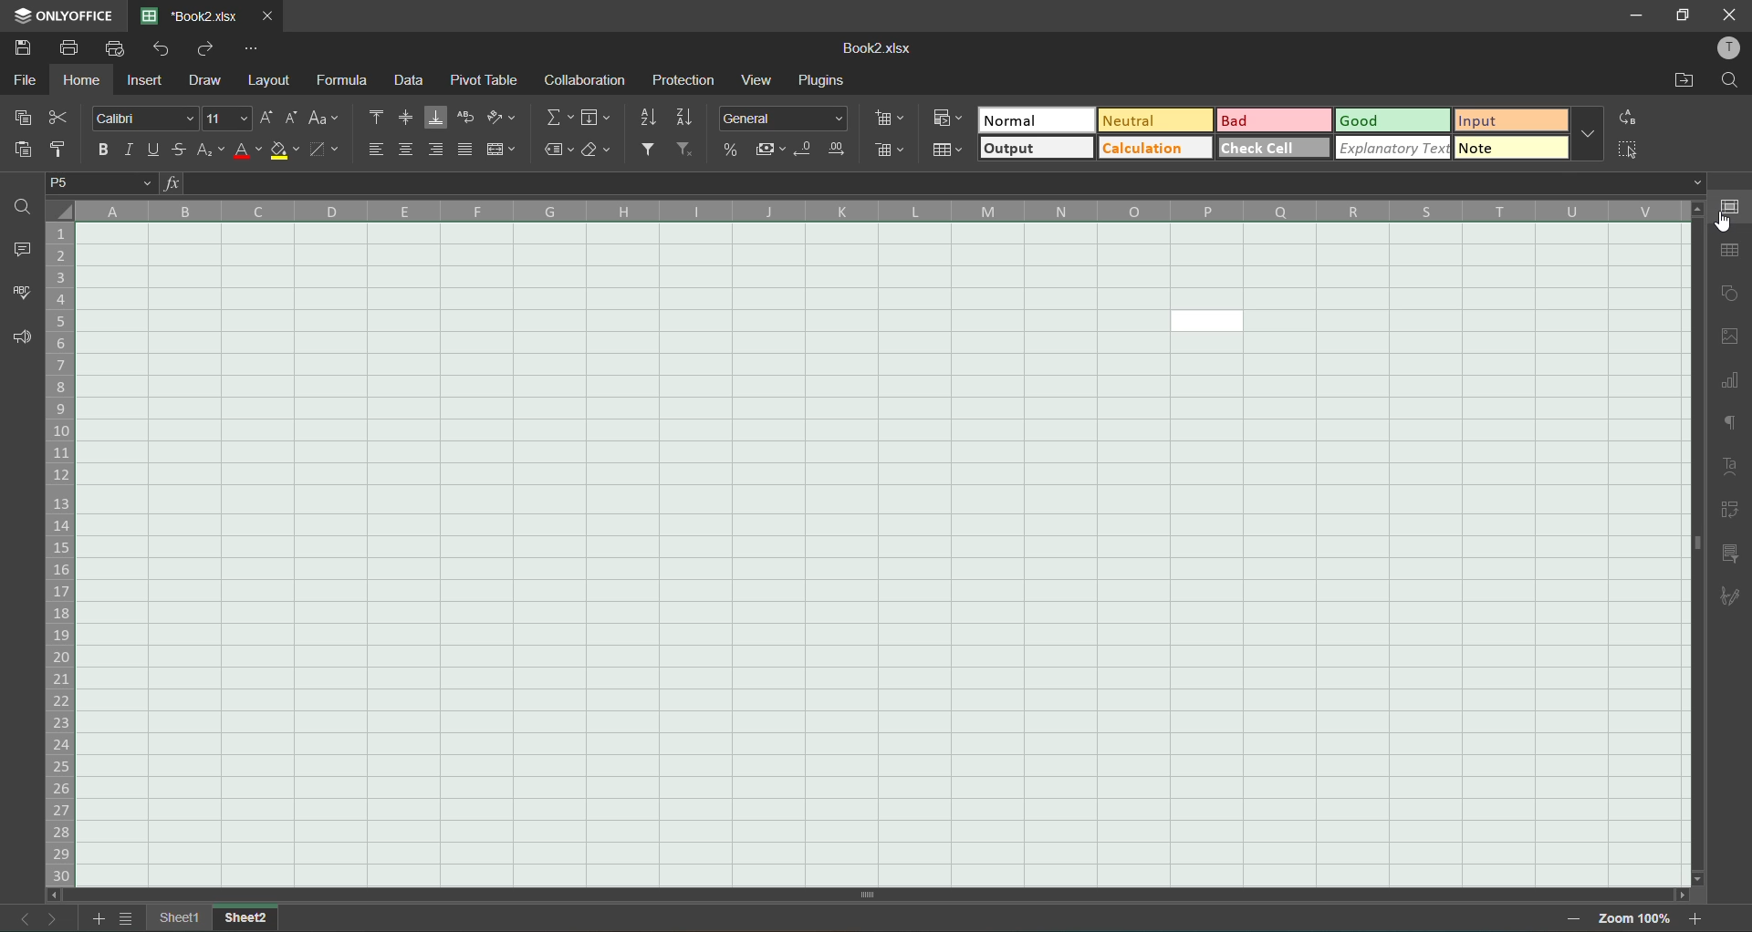  What do you see at coordinates (208, 80) in the screenshot?
I see `draw` at bounding box center [208, 80].